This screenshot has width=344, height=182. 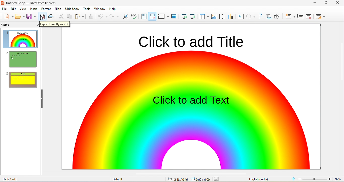 I want to click on logo, so click(x=4, y=3).